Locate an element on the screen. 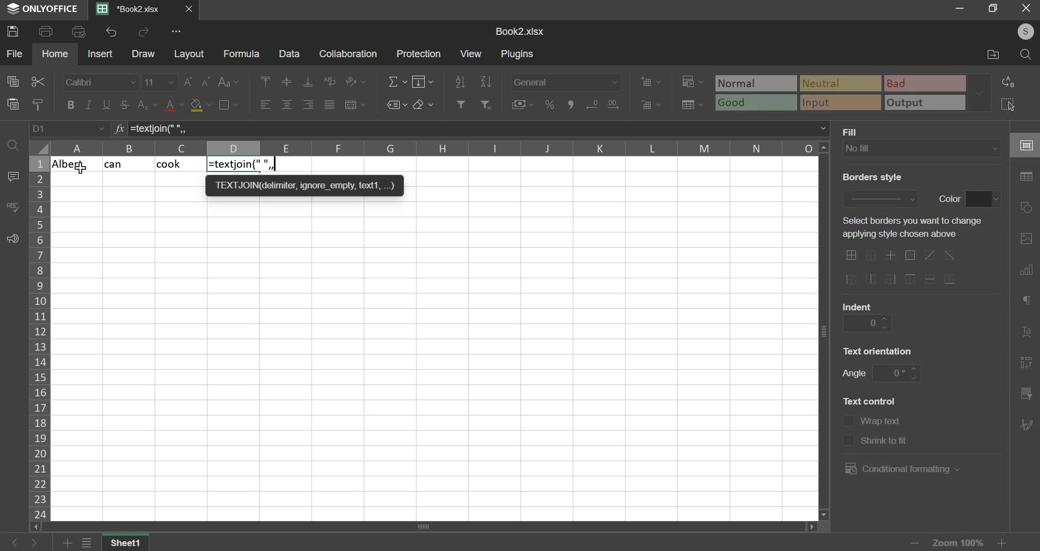 This screenshot has width=1040, height=551. slicer is located at coordinates (1025, 395).